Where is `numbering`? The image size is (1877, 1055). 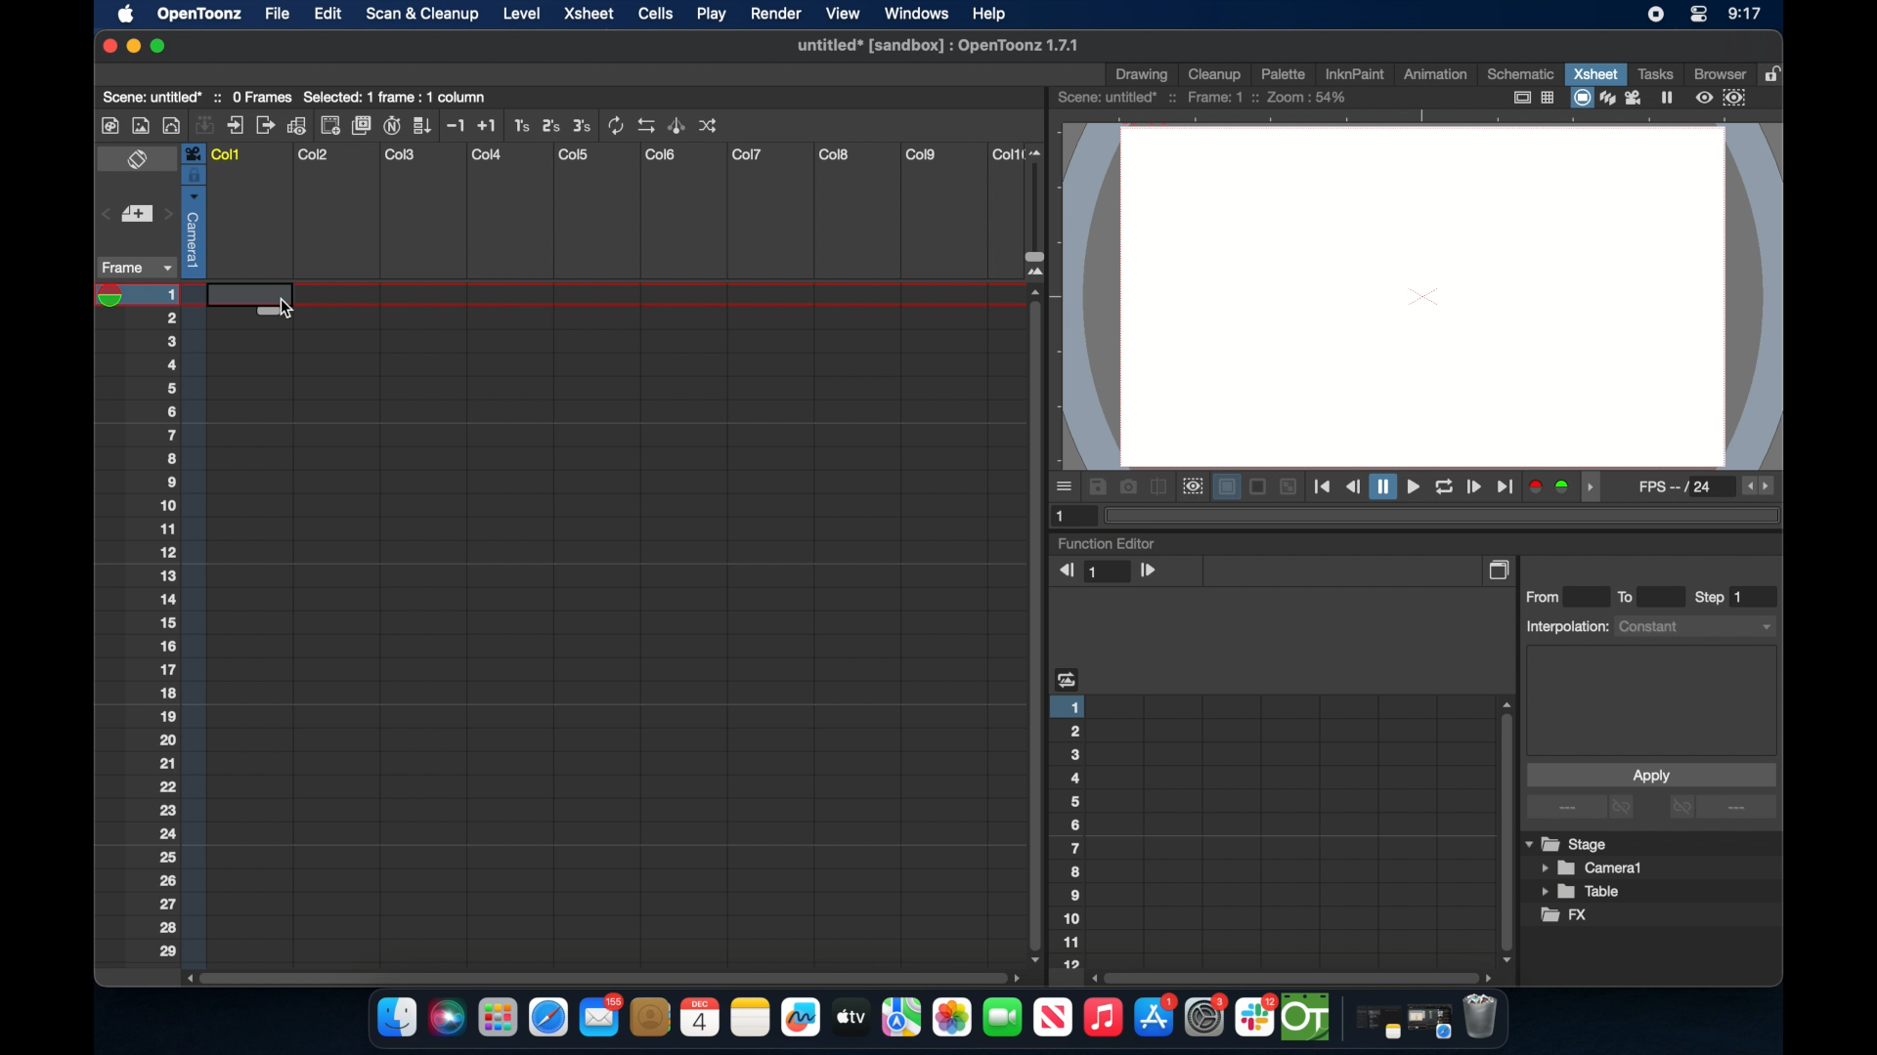
numbering is located at coordinates (169, 622).